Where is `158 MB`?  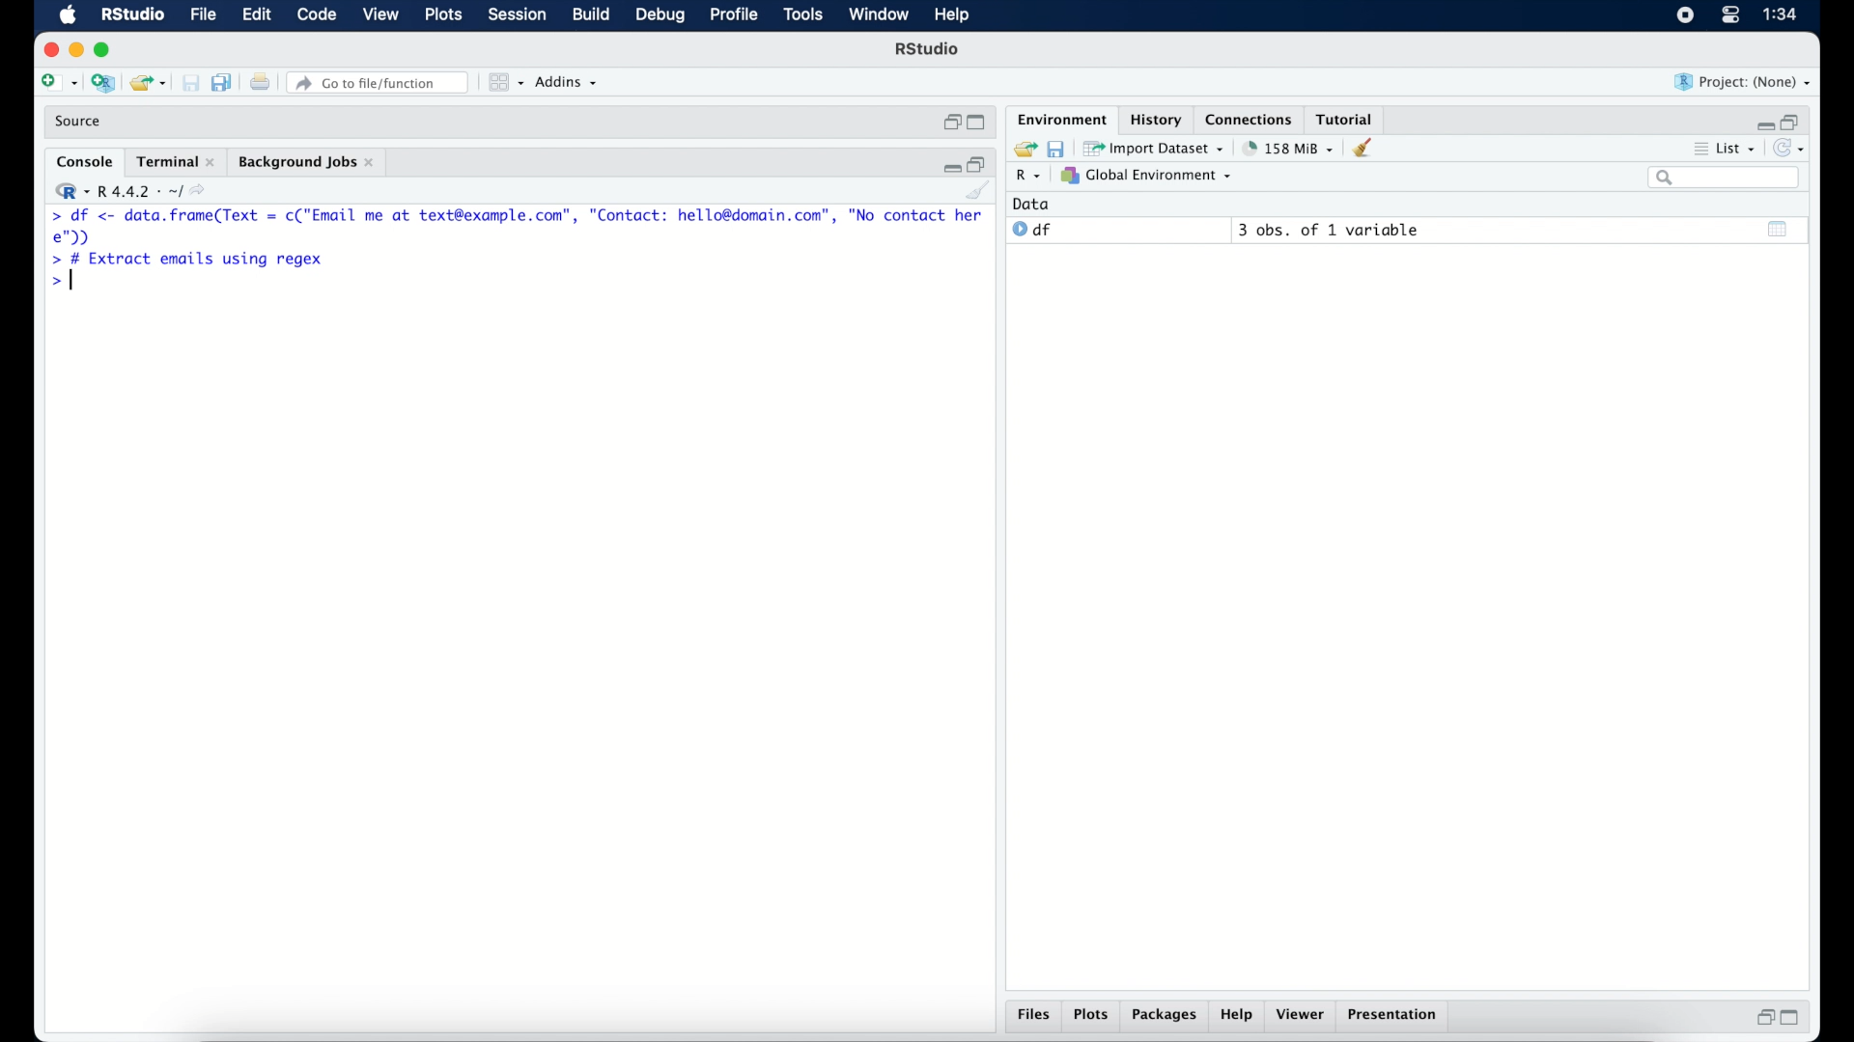 158 MB is located at coordinates (1290, 148).